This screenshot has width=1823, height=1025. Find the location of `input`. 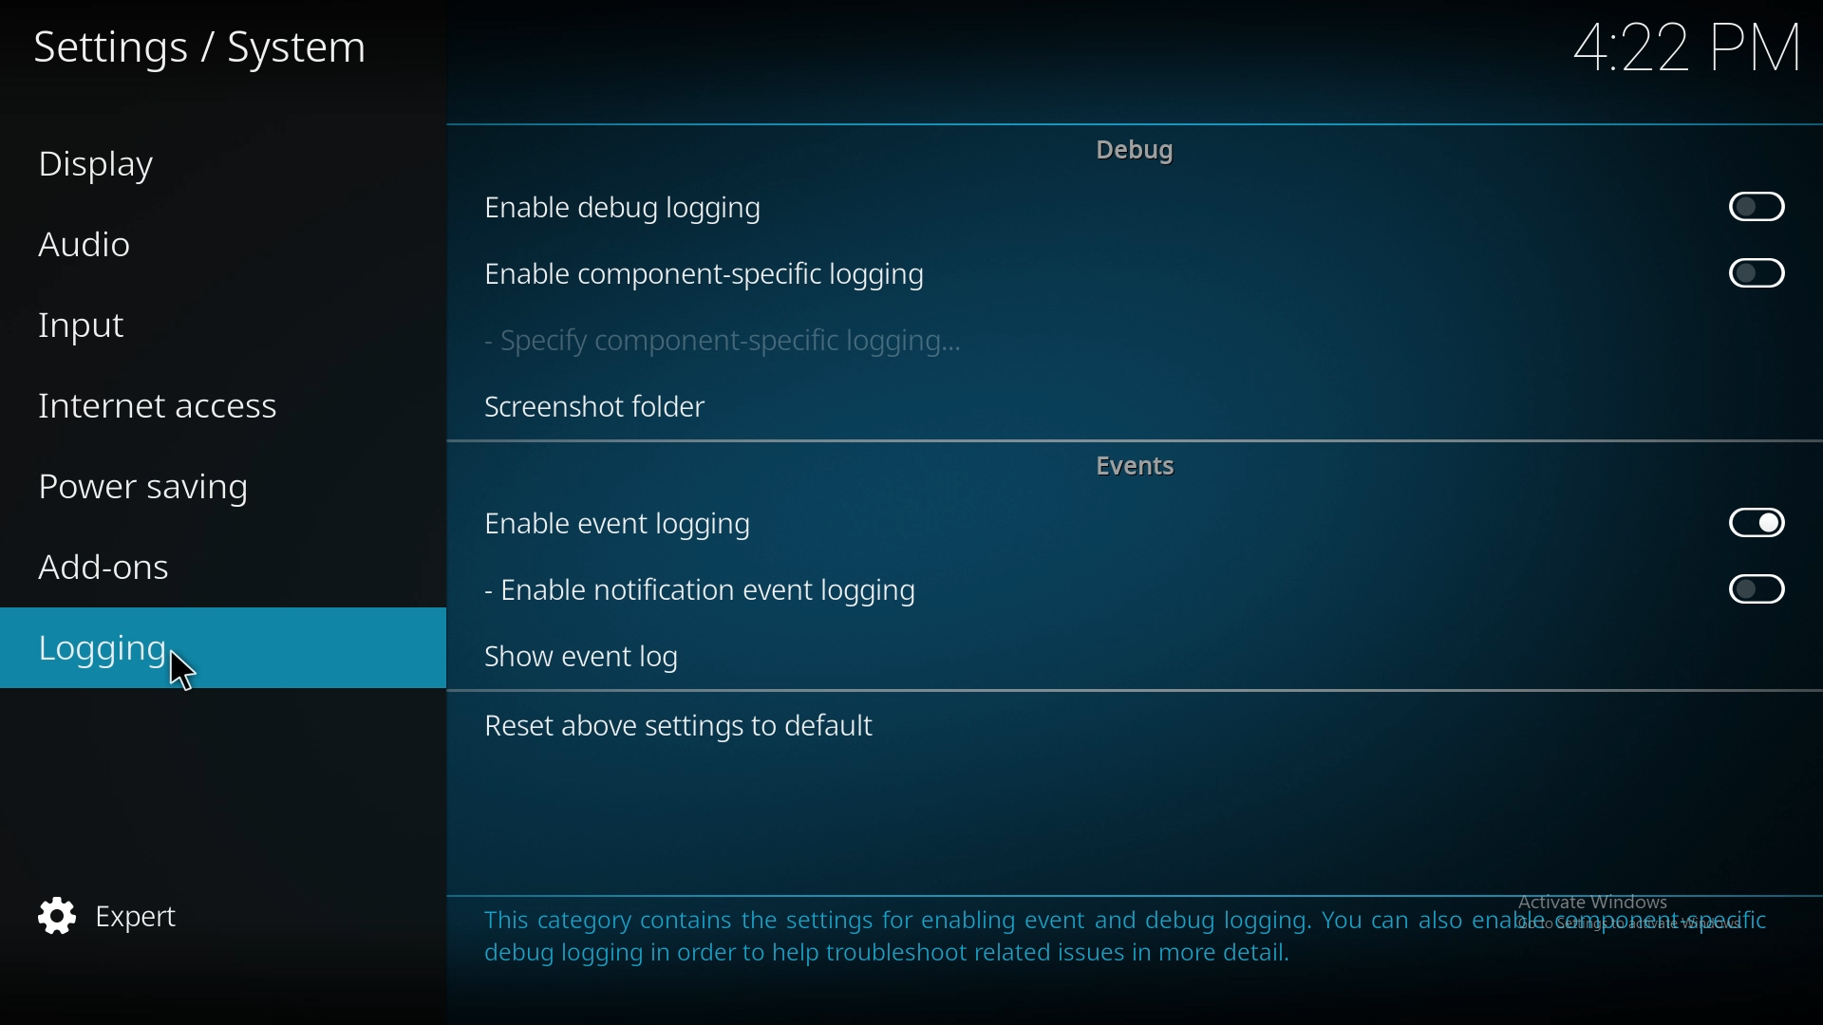

input is located at coordinates (205, 328).